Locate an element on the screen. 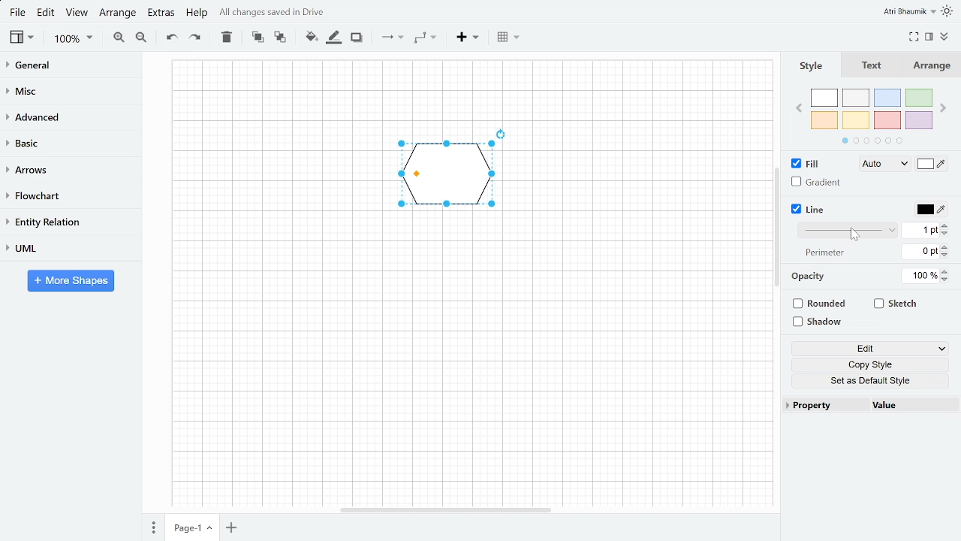 This screenshot has height=541, width=961. Decrease line width is located at coordinates (947, 234).